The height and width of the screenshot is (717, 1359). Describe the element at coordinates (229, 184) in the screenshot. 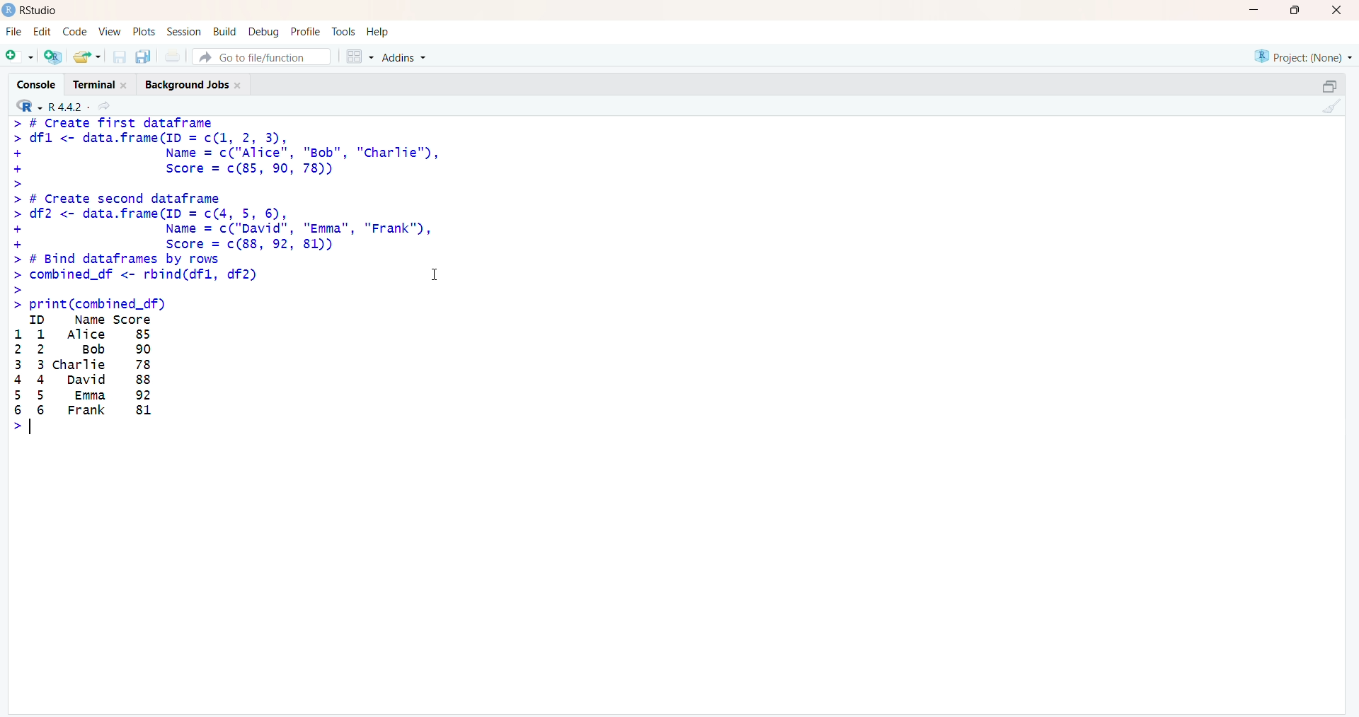

I see `# Create Tirst datatramedfl <- data.frame(ID = c(1, 2, 3),Name = c("Alice", "Bob", "Charlie"),Score = c(85, 90, 78))# Create second dataframedf2 <- data.frame(ID = c(4, 5, 6),Name = c("David", "Emma", "Frank"),Score = c(88, 92, 81))` at that location.